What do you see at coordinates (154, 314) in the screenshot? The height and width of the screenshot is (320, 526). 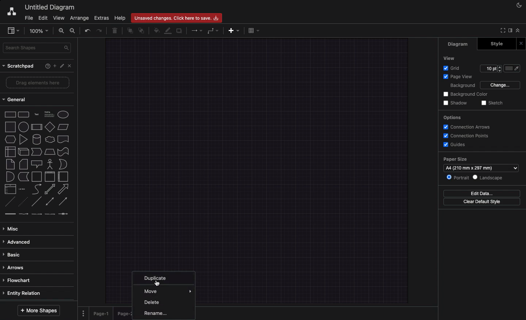 I see `Rename` at bounding box center [154, 314].